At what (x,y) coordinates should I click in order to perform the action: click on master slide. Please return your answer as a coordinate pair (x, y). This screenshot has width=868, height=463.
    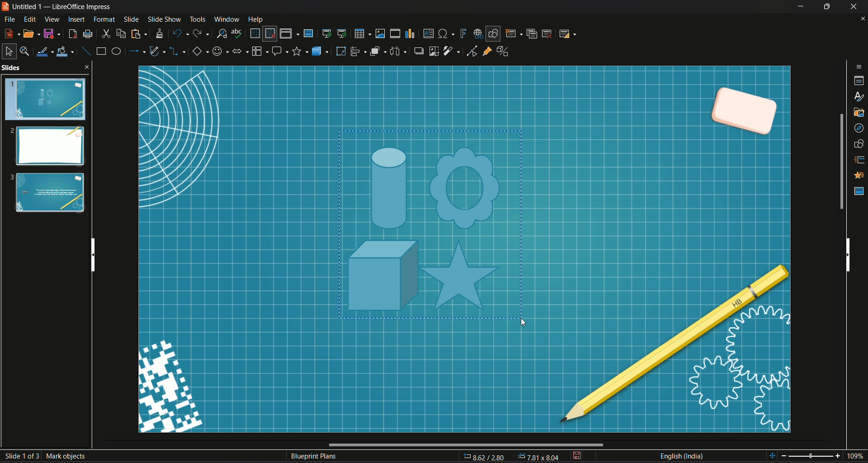
    Looking at the image, I should click on (859, 191).